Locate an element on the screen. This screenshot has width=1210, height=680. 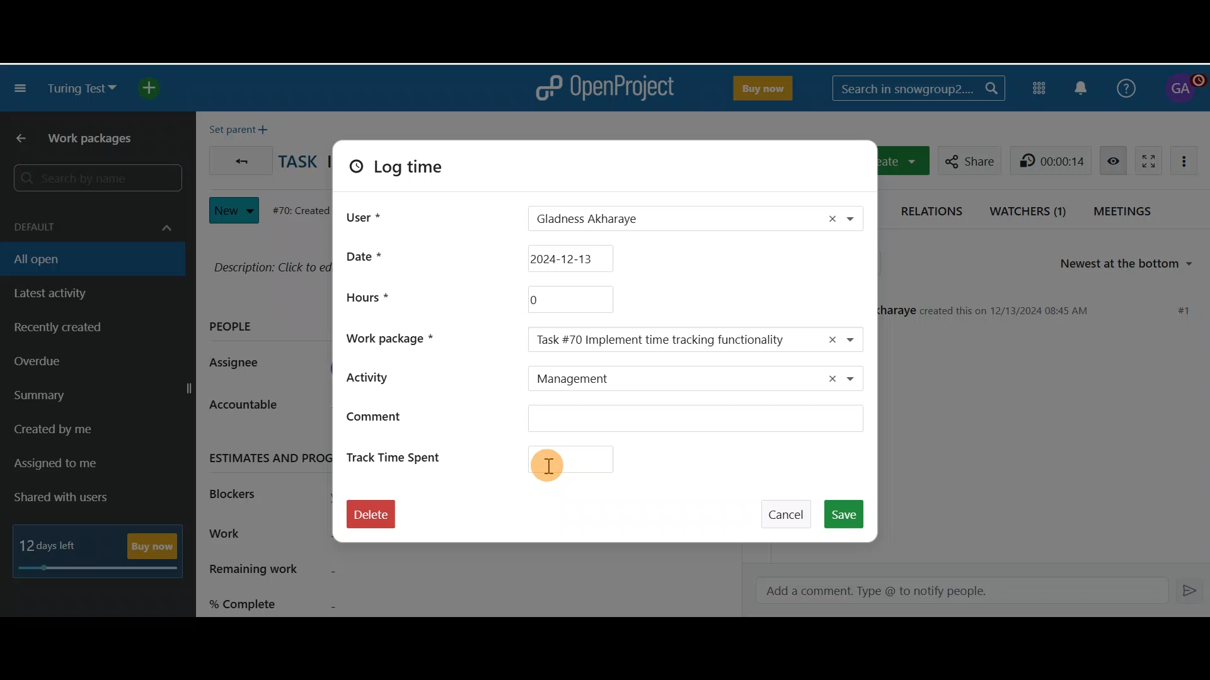
Track time spent is located at coordinates (496, 458).